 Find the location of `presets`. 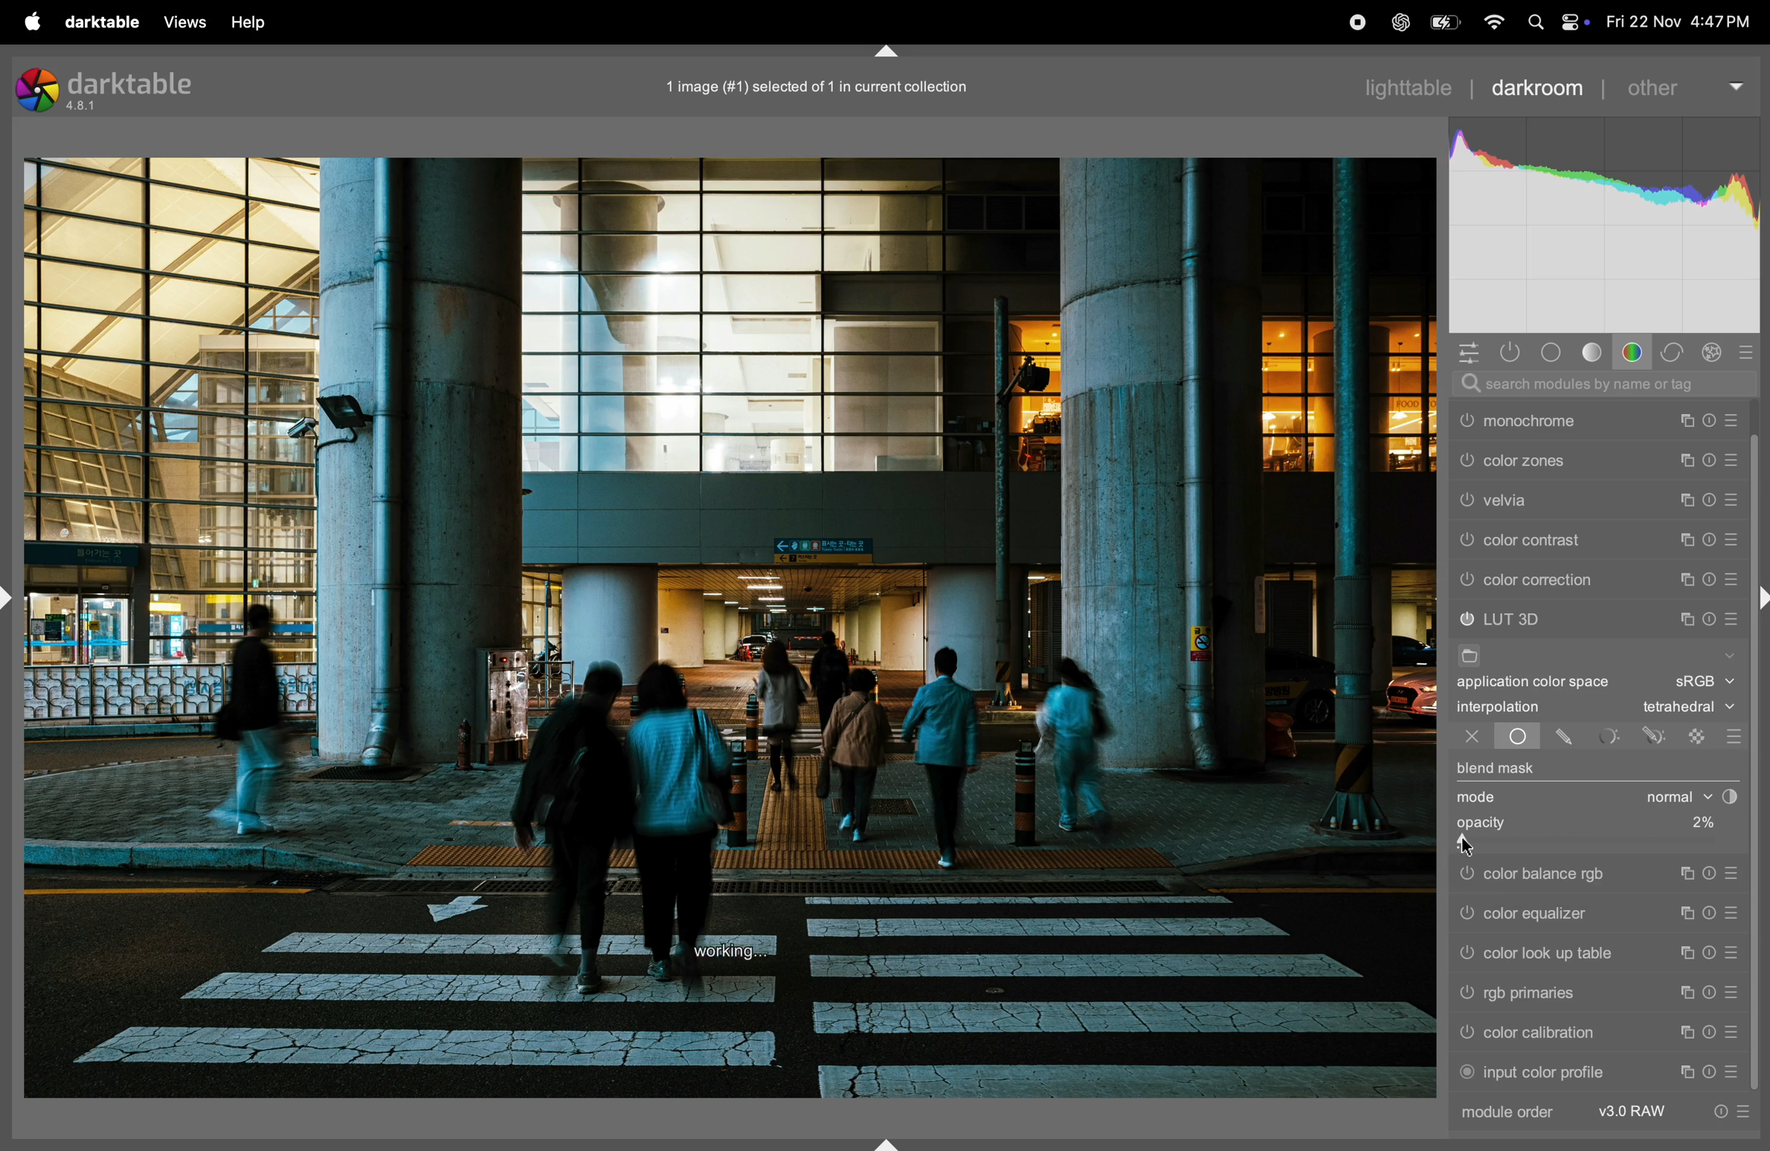

presets is located at coordinates (1733, 416).